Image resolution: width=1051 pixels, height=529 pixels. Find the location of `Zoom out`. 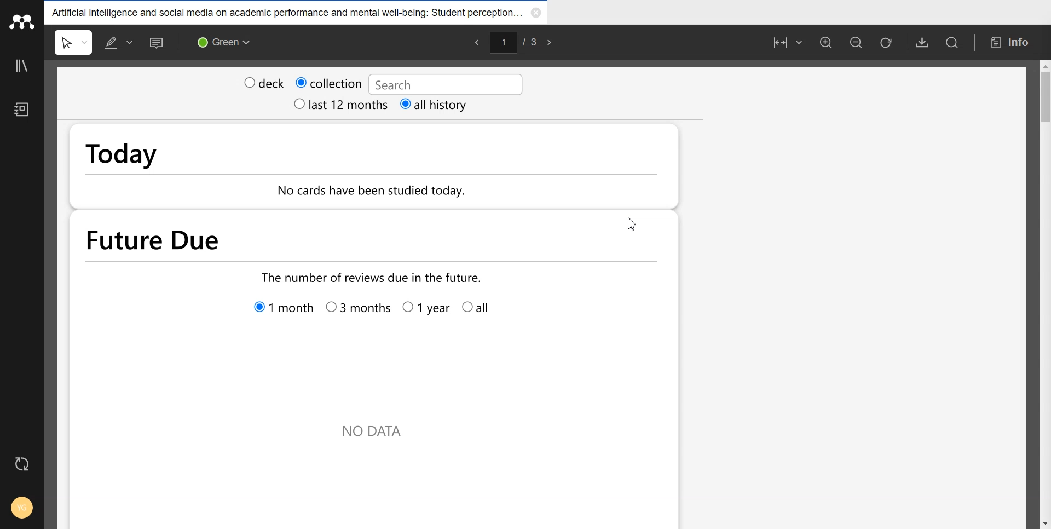

Zoom out is located at coordinates (853, 43).